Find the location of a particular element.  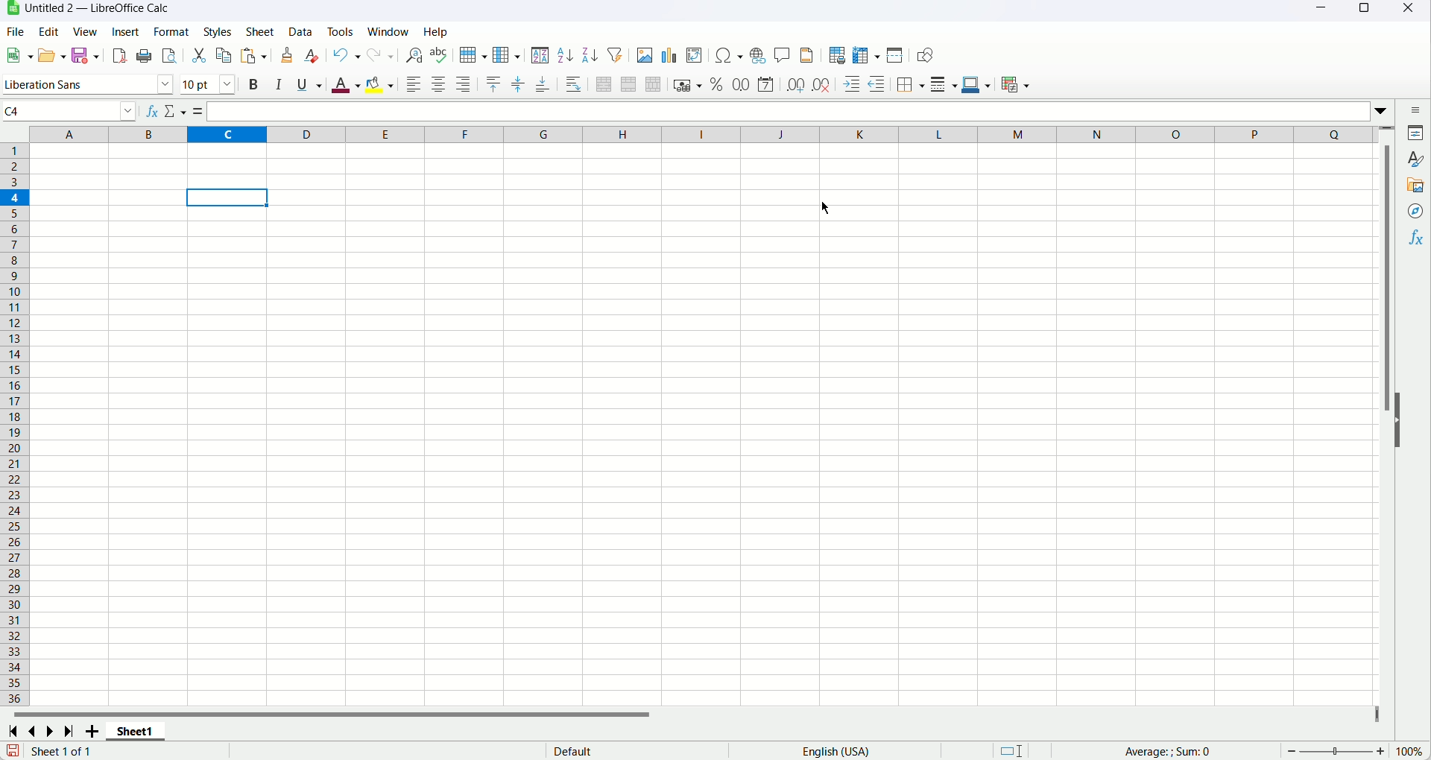

Autofilter is located at coordinates (616, 54).